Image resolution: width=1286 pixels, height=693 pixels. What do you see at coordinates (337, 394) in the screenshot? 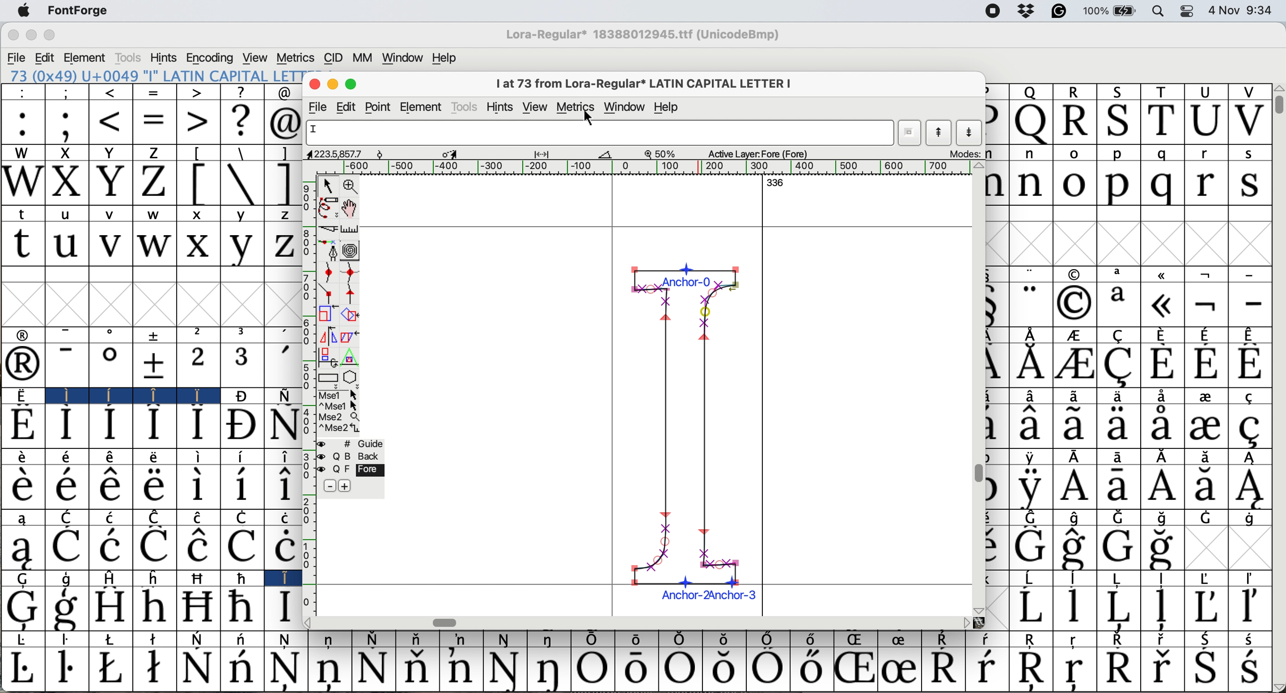
I see `Mse 1` at bounding box center [337, 394].